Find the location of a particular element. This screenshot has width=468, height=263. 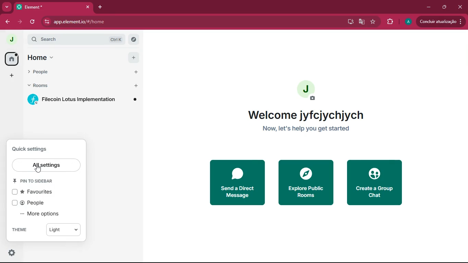

room is located at coordinates (83, 100).